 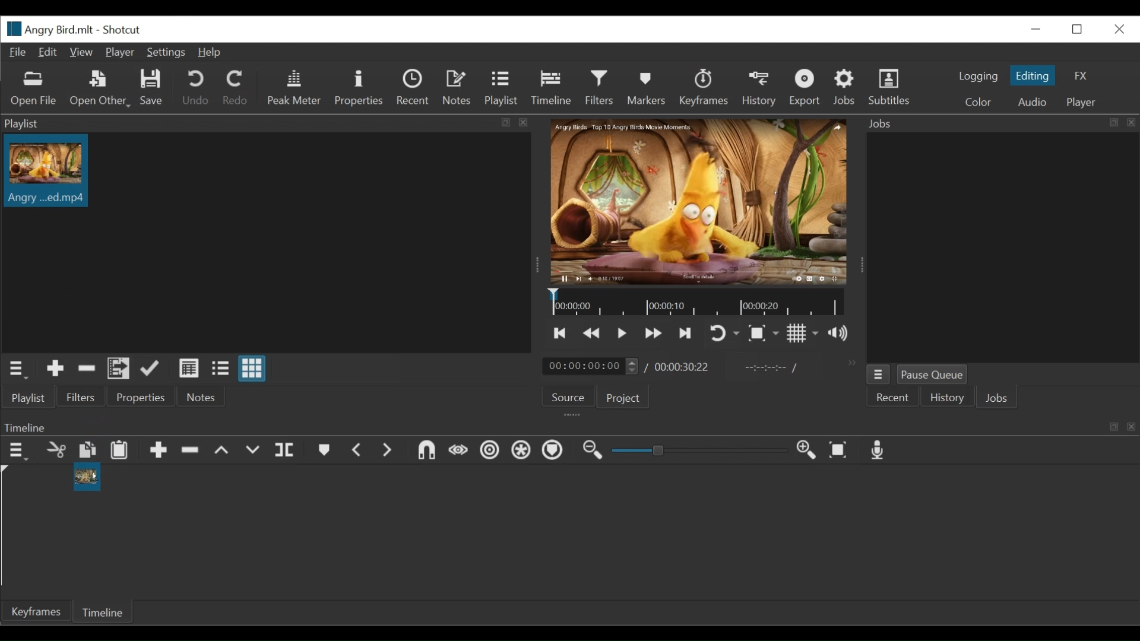 I want to click on File Name, so click(x=47, y=28).